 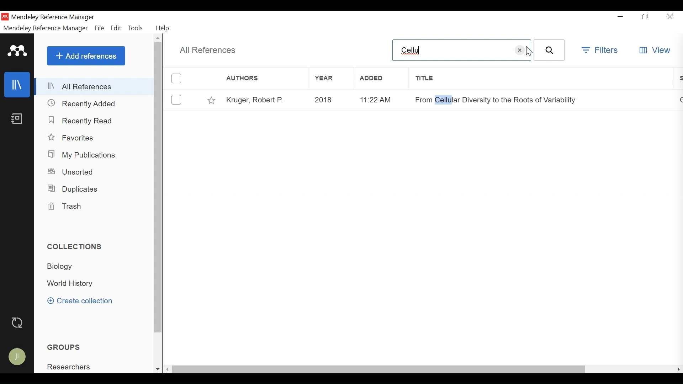 I want to click on Group, so click(x=68, y=366).